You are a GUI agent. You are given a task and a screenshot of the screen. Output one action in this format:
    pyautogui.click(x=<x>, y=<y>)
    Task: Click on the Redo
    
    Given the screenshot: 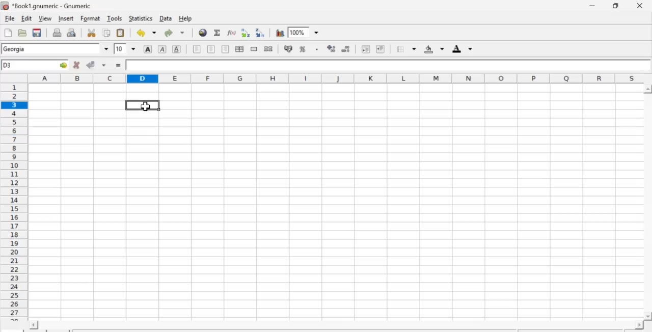 What is the action you would take?
    pyautogui.click(x=176, y=33)
    